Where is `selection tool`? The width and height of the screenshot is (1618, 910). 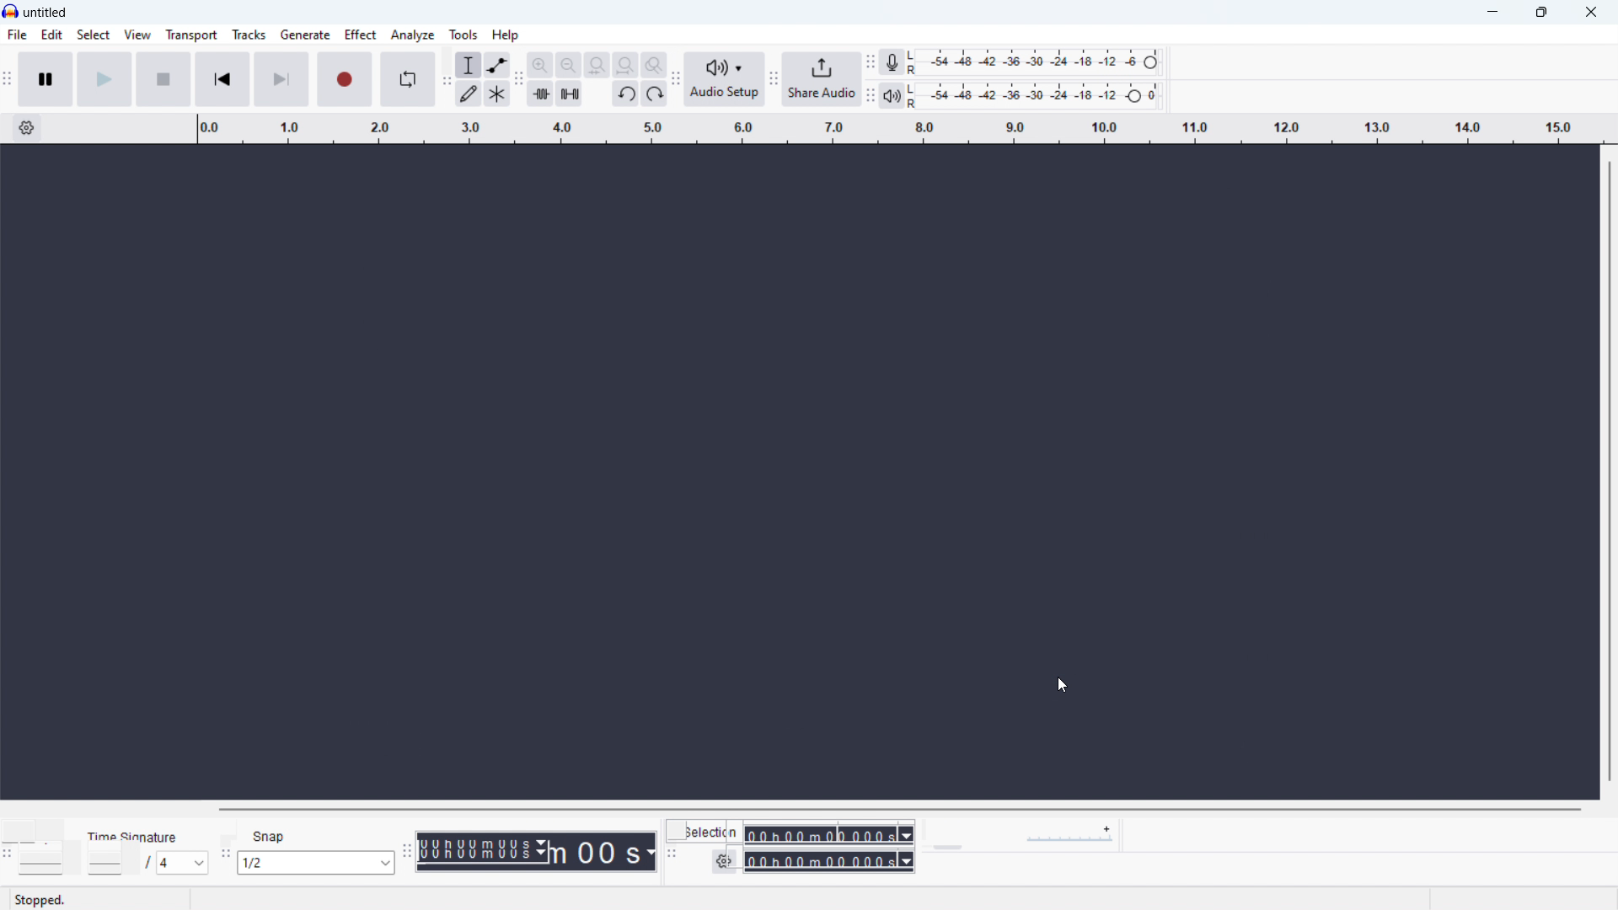
selection tool is located at coordinates (468, 65).